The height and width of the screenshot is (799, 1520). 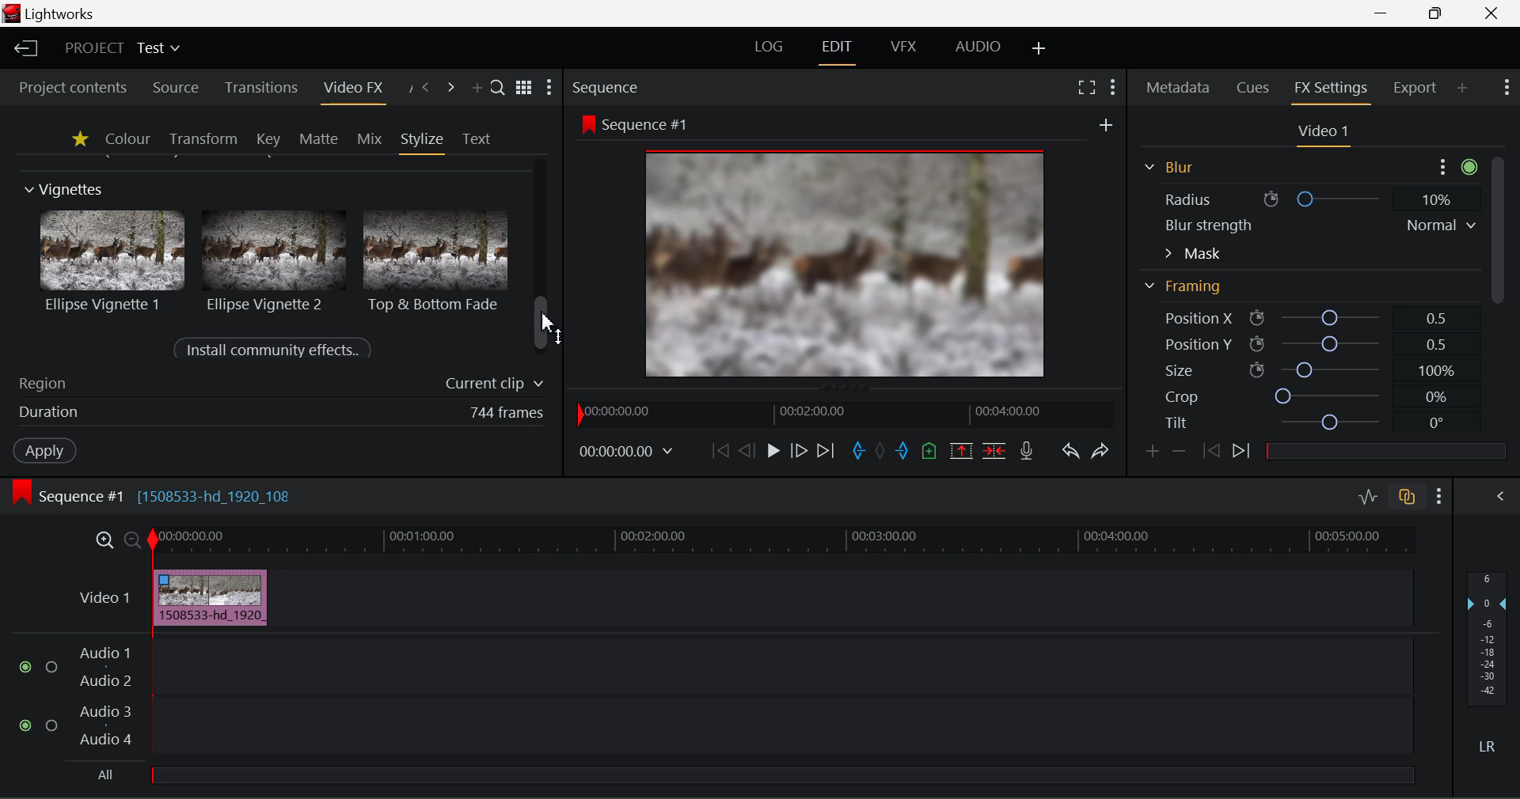 I want to click on Blur strength Normal v, so click(x=1318, y=225).